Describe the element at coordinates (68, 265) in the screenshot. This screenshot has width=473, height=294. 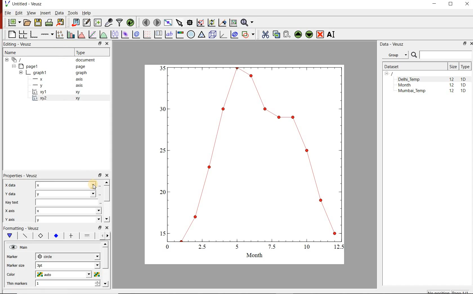
I see `3pt` at that location.